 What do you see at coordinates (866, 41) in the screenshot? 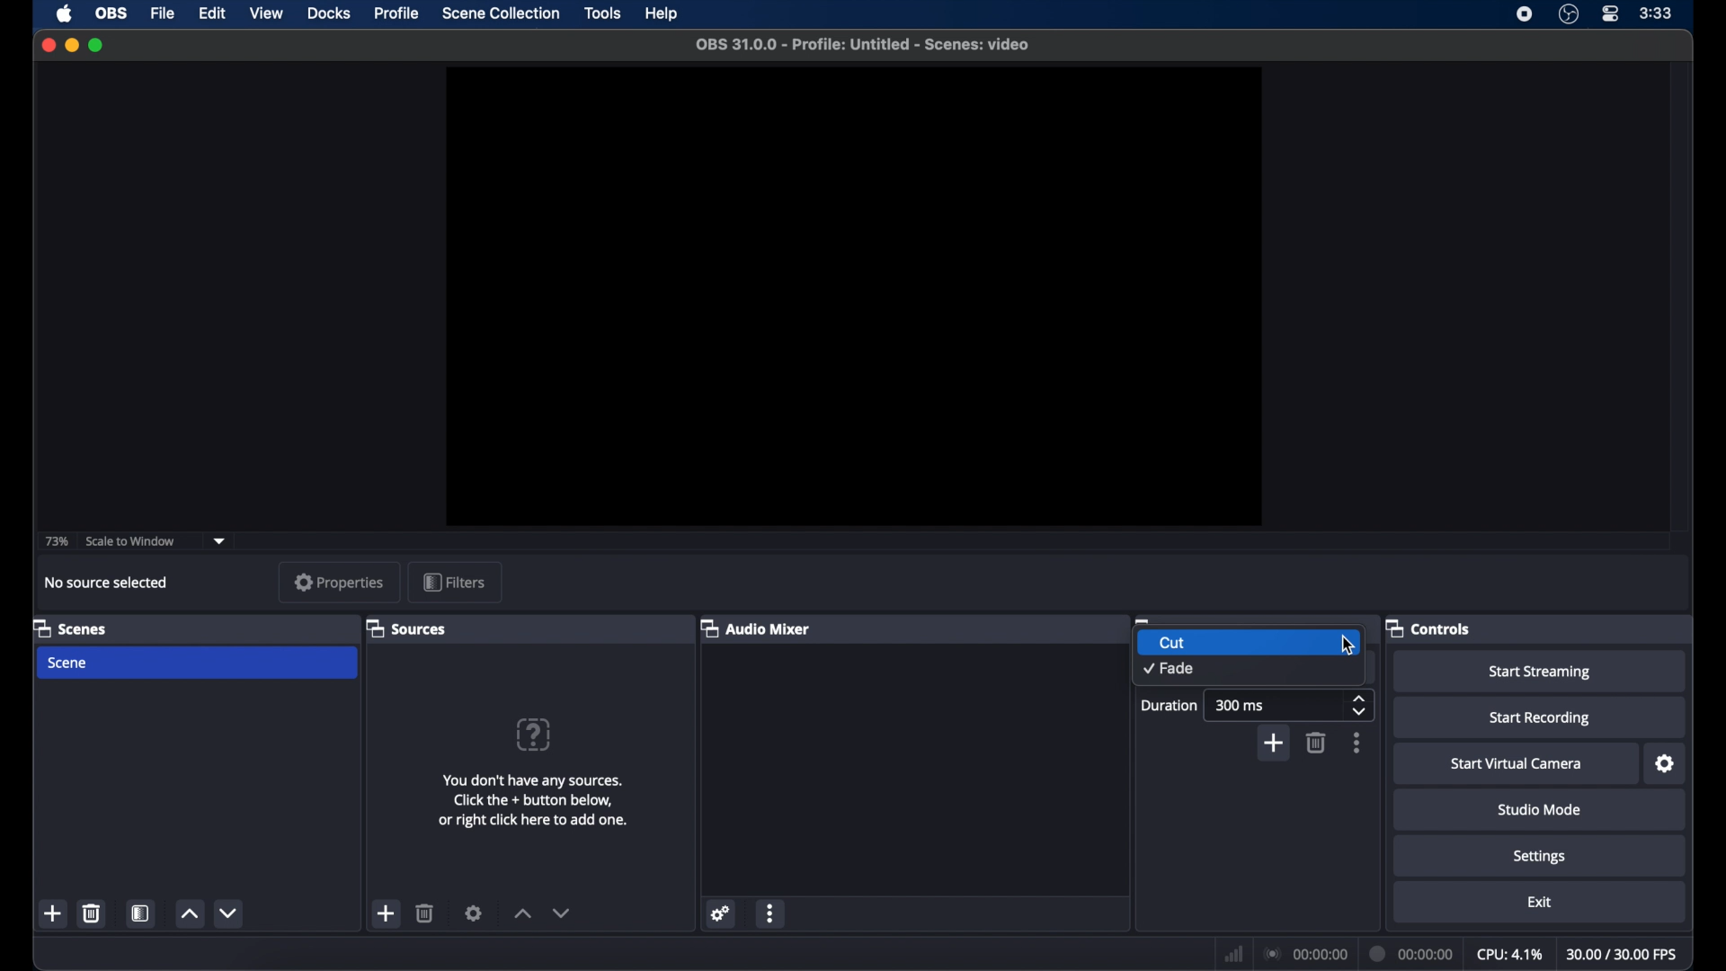
I see `OBS 31.0.0 - Profile: Untitiea - Scenes: video` at bounding box center [866, 41].